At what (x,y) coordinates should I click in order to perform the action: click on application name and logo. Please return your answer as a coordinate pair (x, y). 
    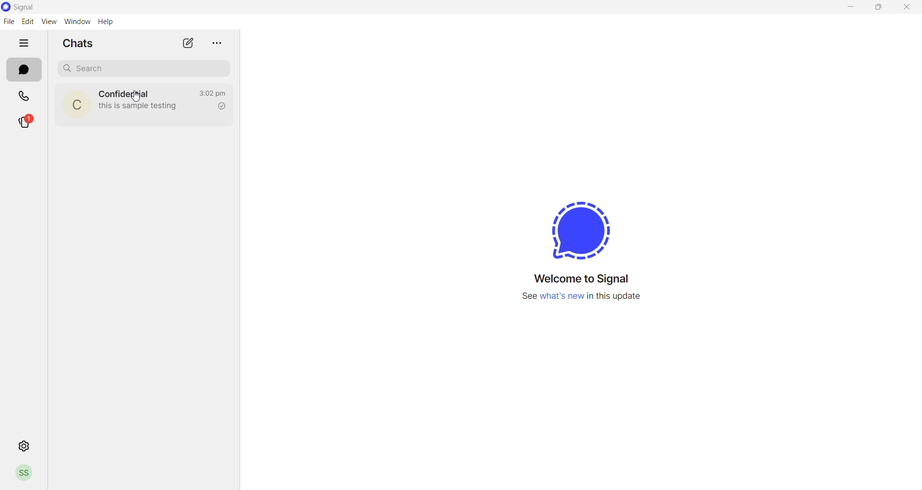
    Looking at the image, I should click on (27, 7).